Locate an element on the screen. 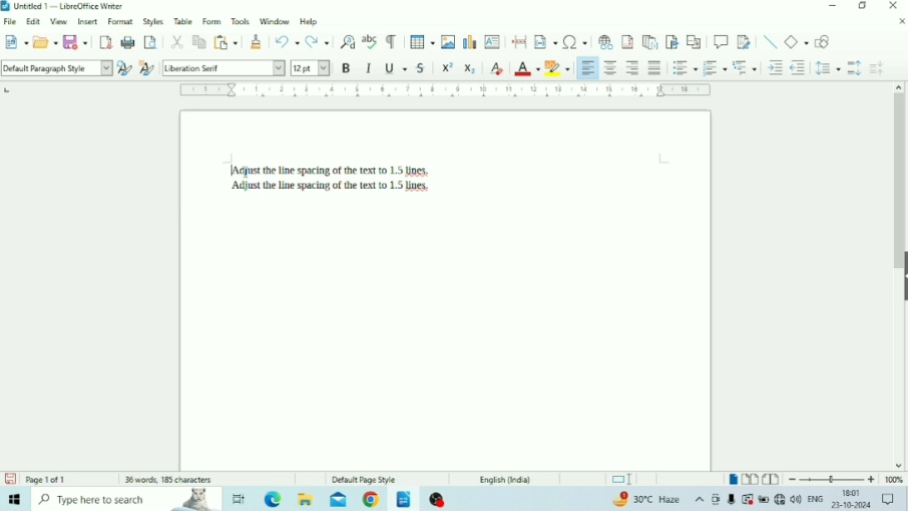 Image resolution: width=908 pixels, height=511 pixels. Help is located at coordinates (309, 22).